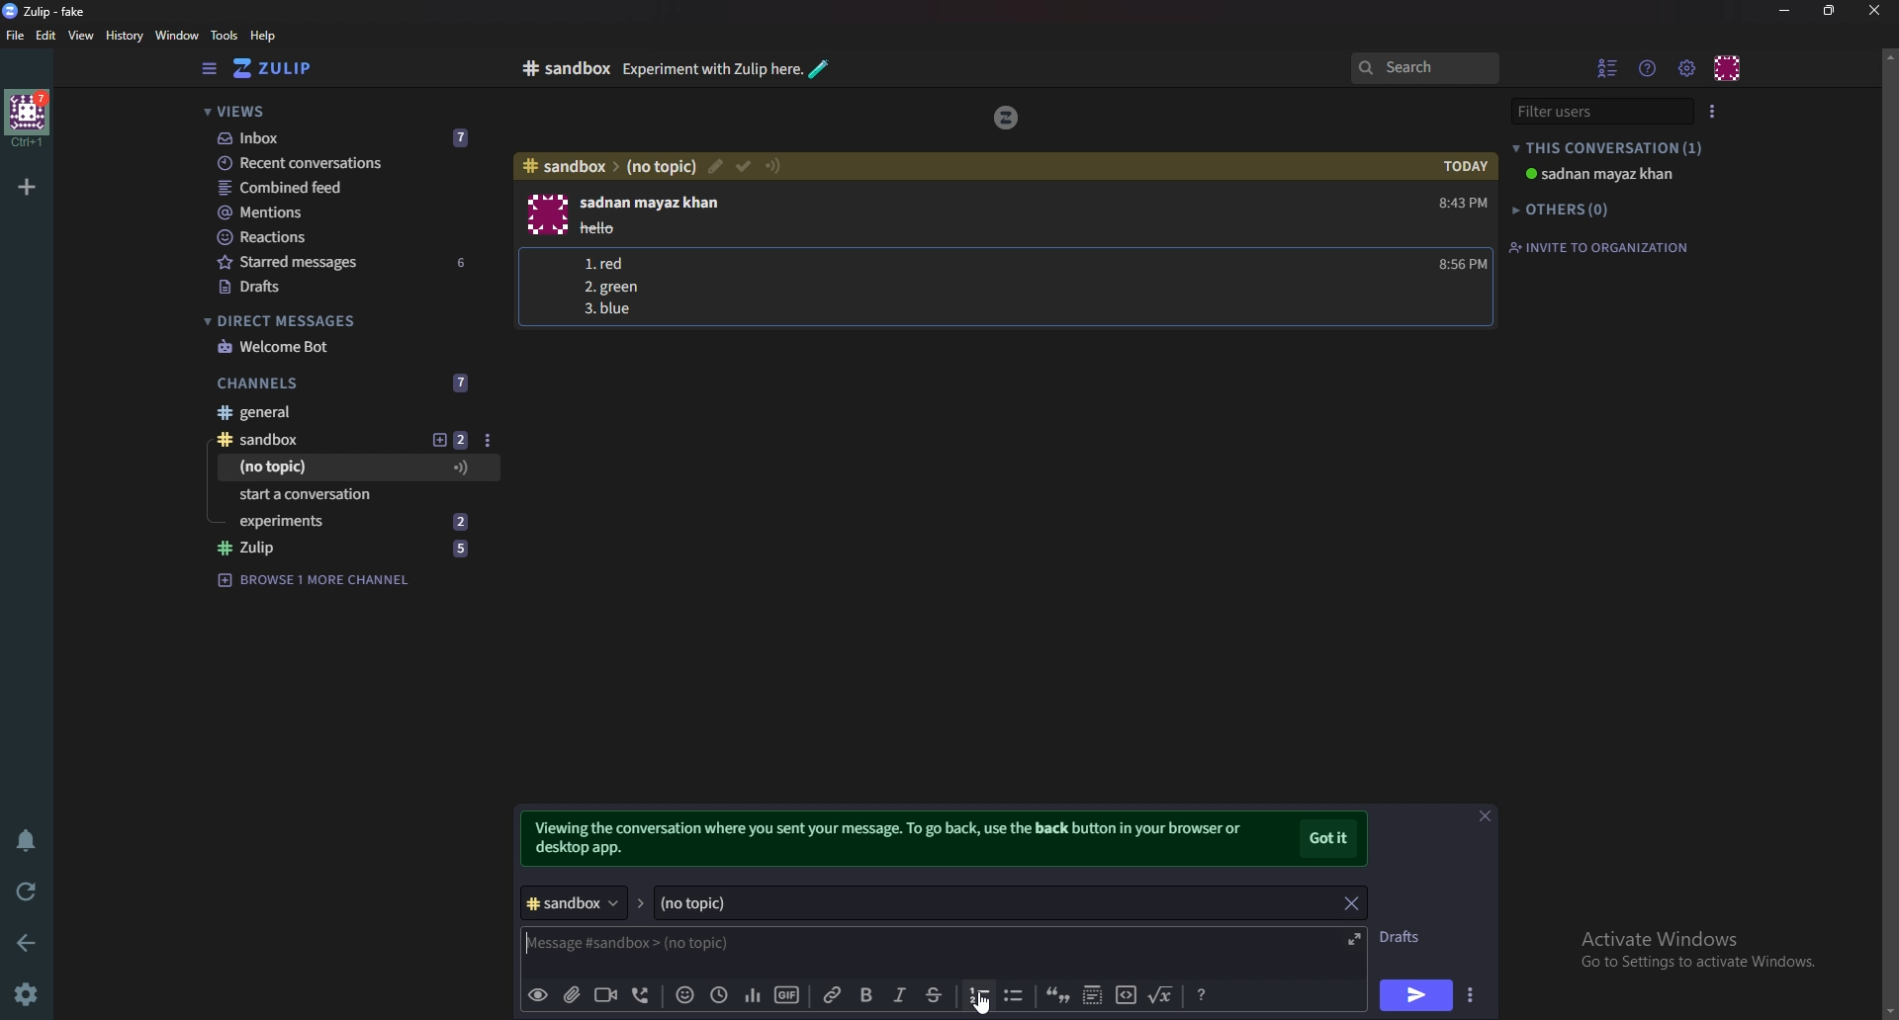  Describe the element at coordinates (123, 35) in the screenshot. I see `History` at that location.